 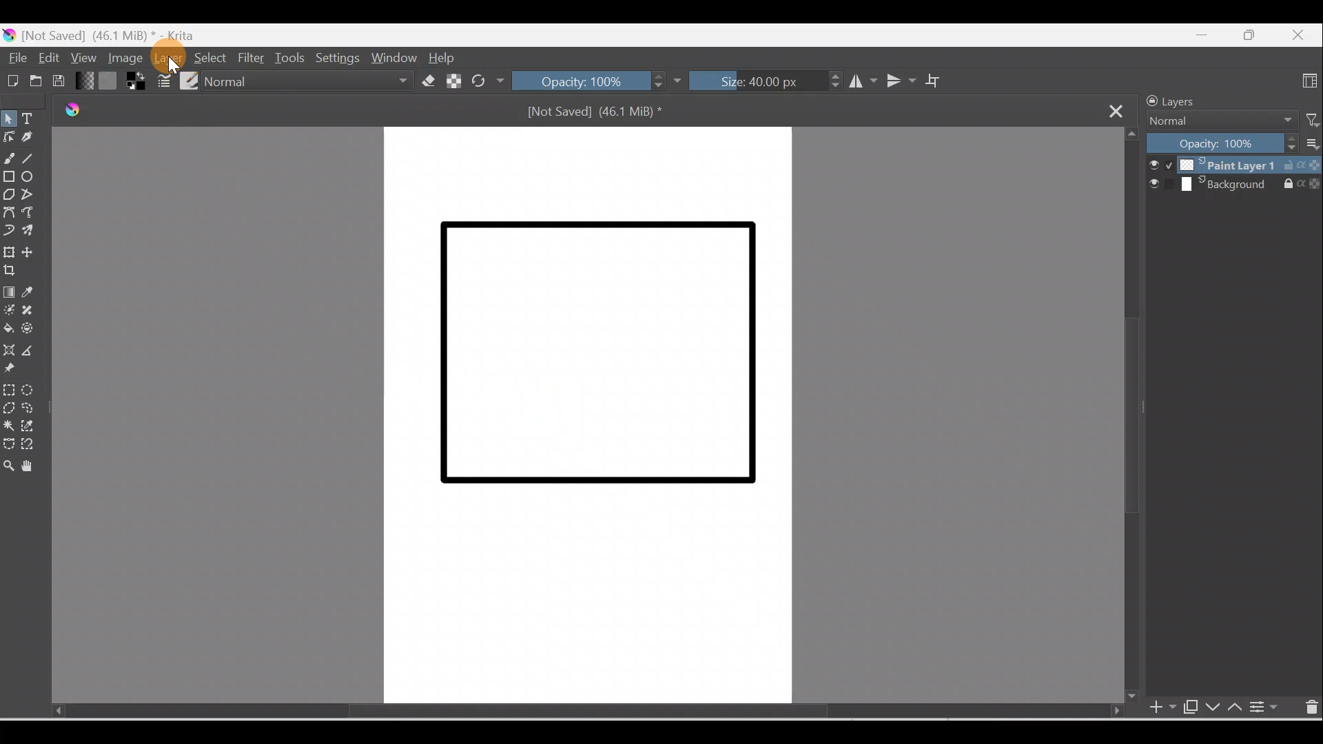 What do you see at coordinates (35, 310) in the screenshot?
I see `Smart patch tool` at bounding box center [35, 310].